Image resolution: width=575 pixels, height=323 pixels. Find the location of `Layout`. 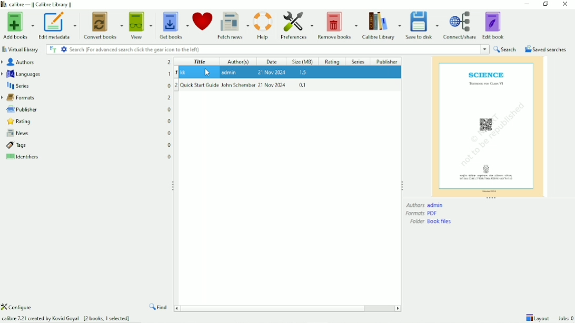

Layout is located at coordinates (537, 317).